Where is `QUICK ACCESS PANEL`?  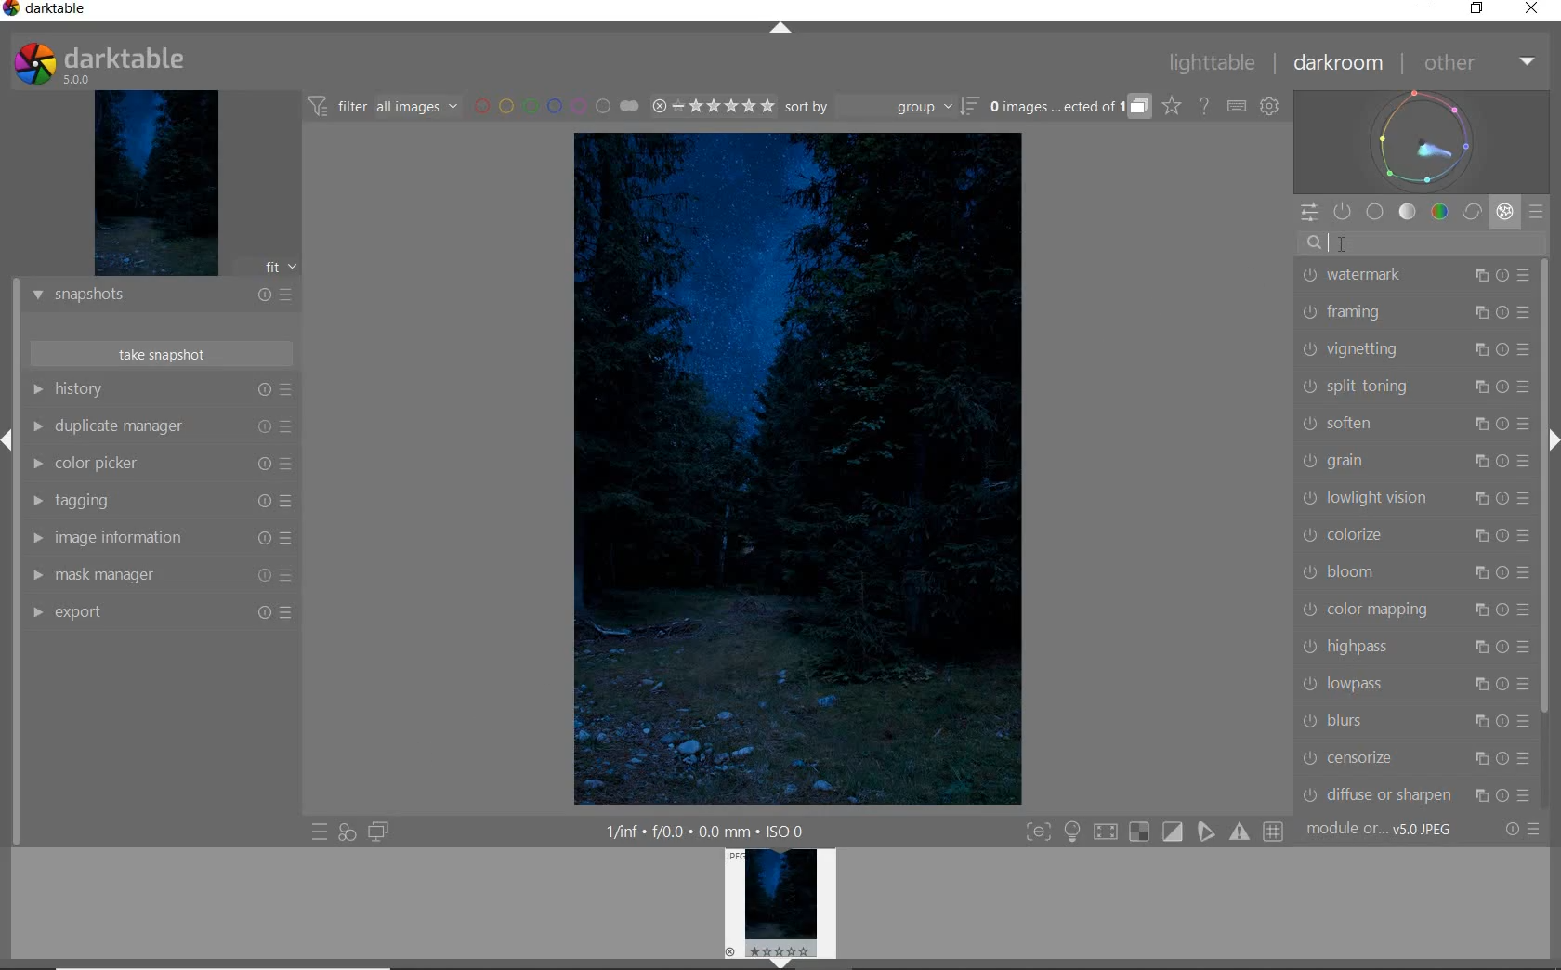
QUICK ACCESS PANEL is located at coordinates (1307, 213).